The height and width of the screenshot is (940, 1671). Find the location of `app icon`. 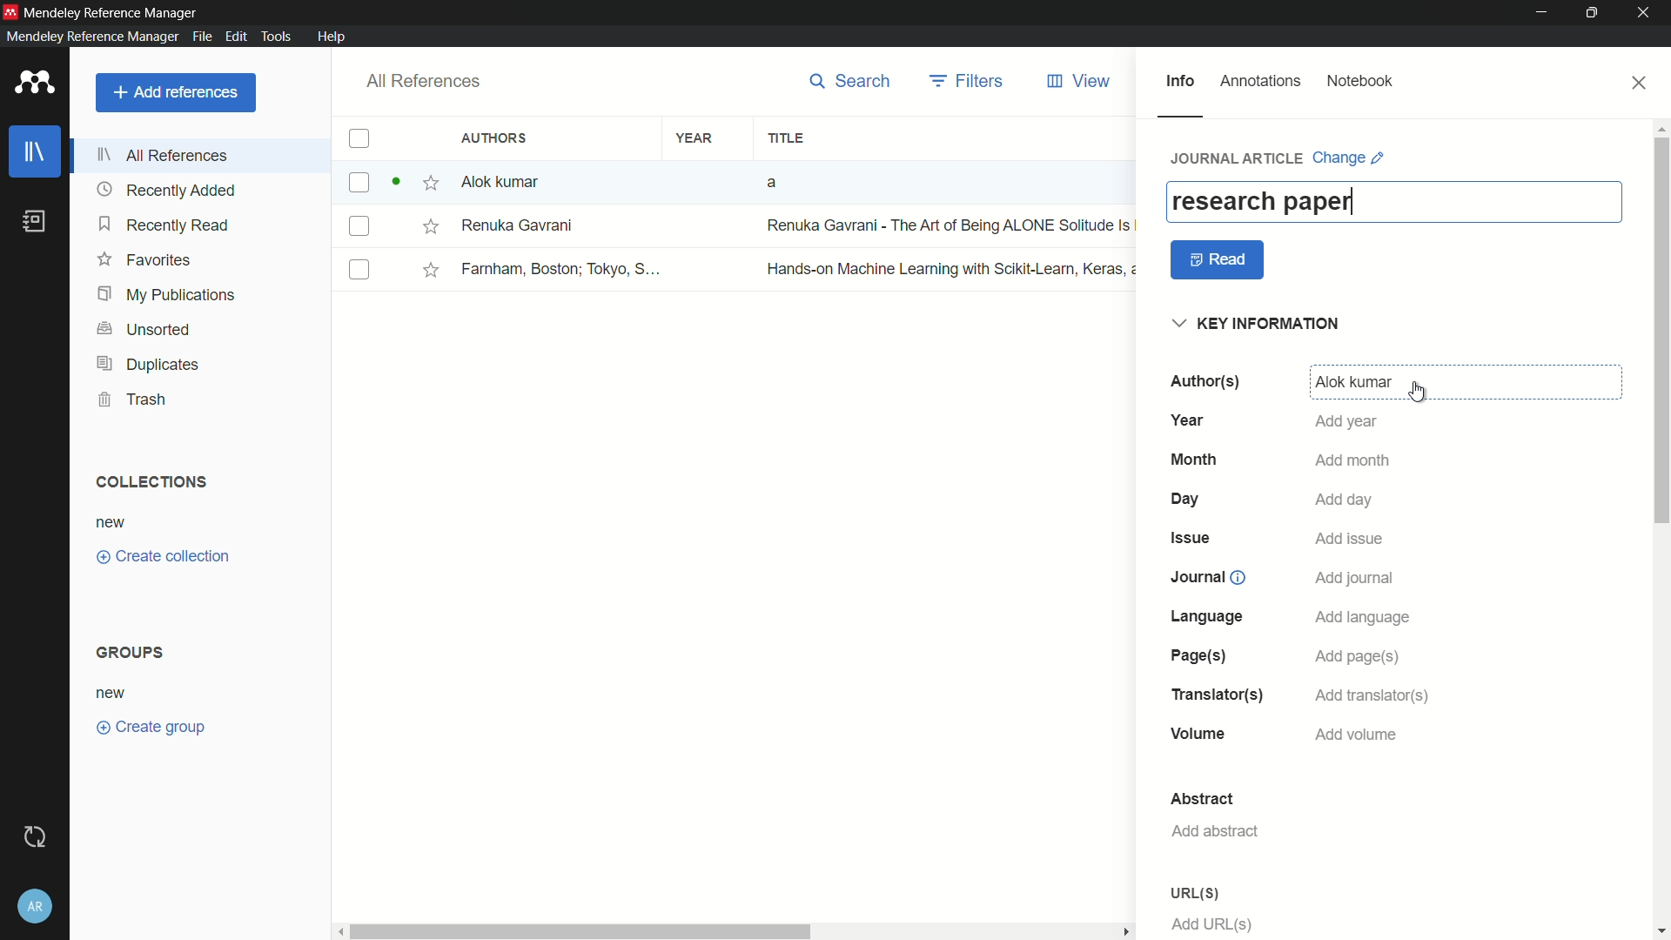

app icon is located at coordinates (35, 84).